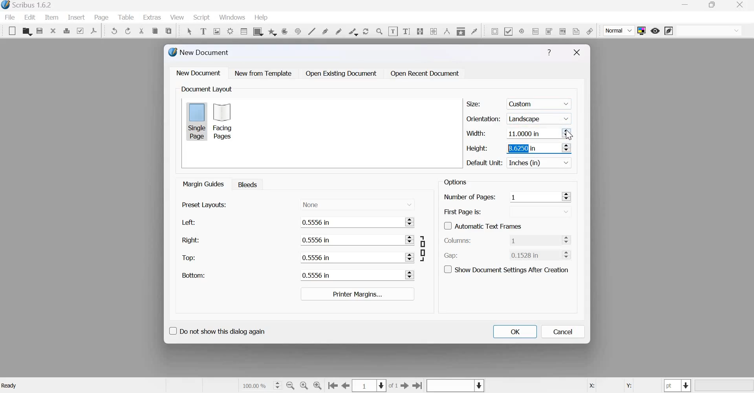 This screenshot has height=393, width=754. I want to click on go to the previous page, so click(346, 386).